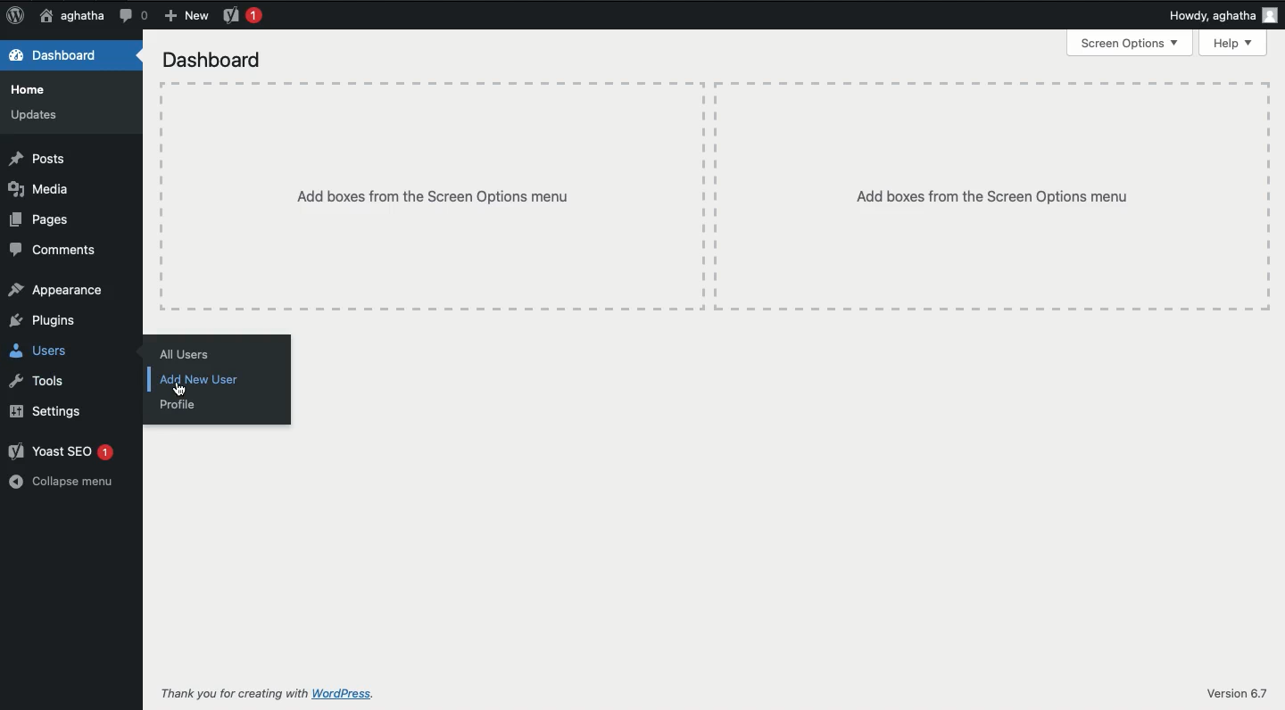  I want to click on Media, so click(41, 189).